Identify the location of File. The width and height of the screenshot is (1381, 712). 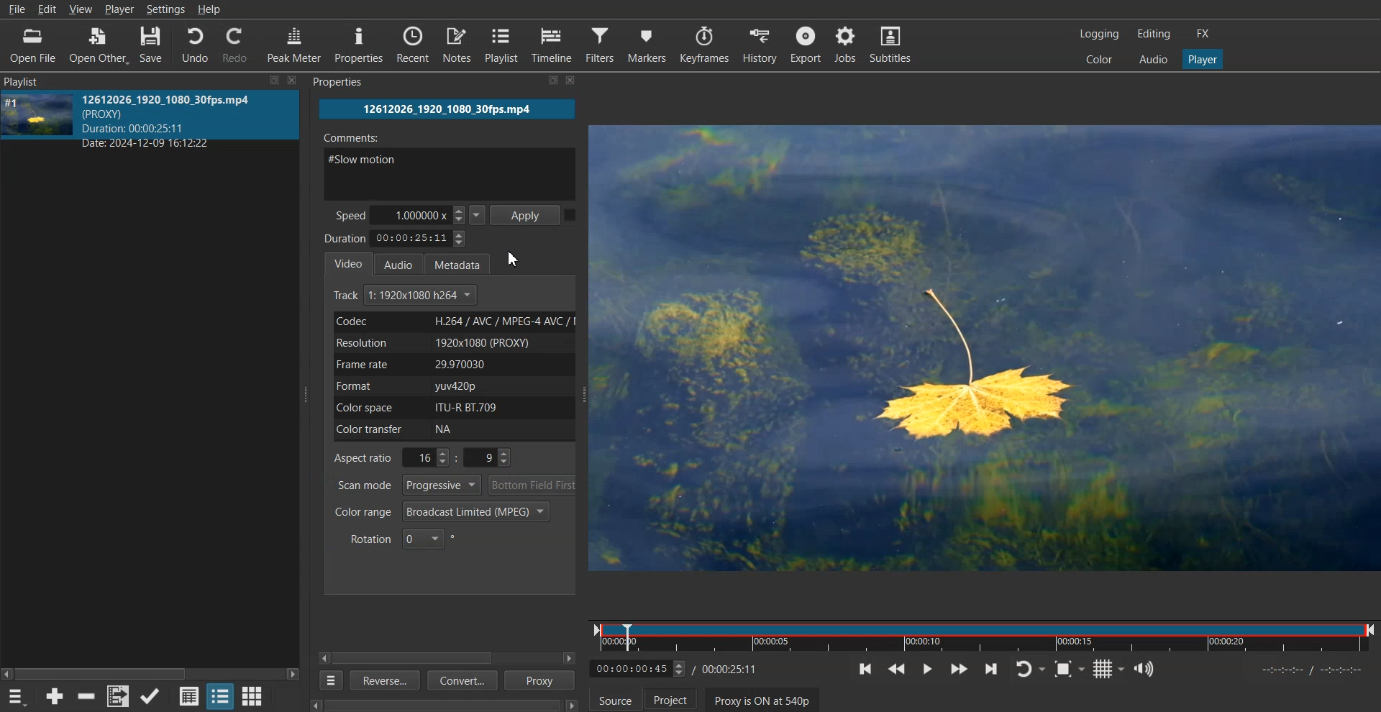
(17, 9).